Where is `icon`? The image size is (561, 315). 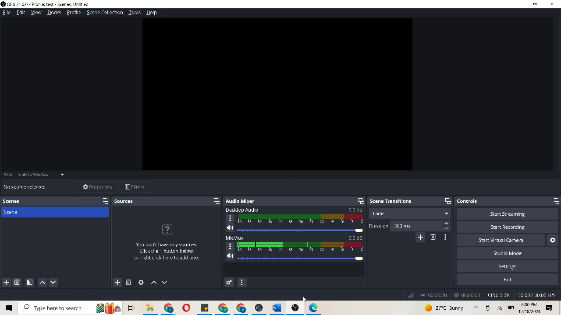 icon is located at coordinates (167, 230).